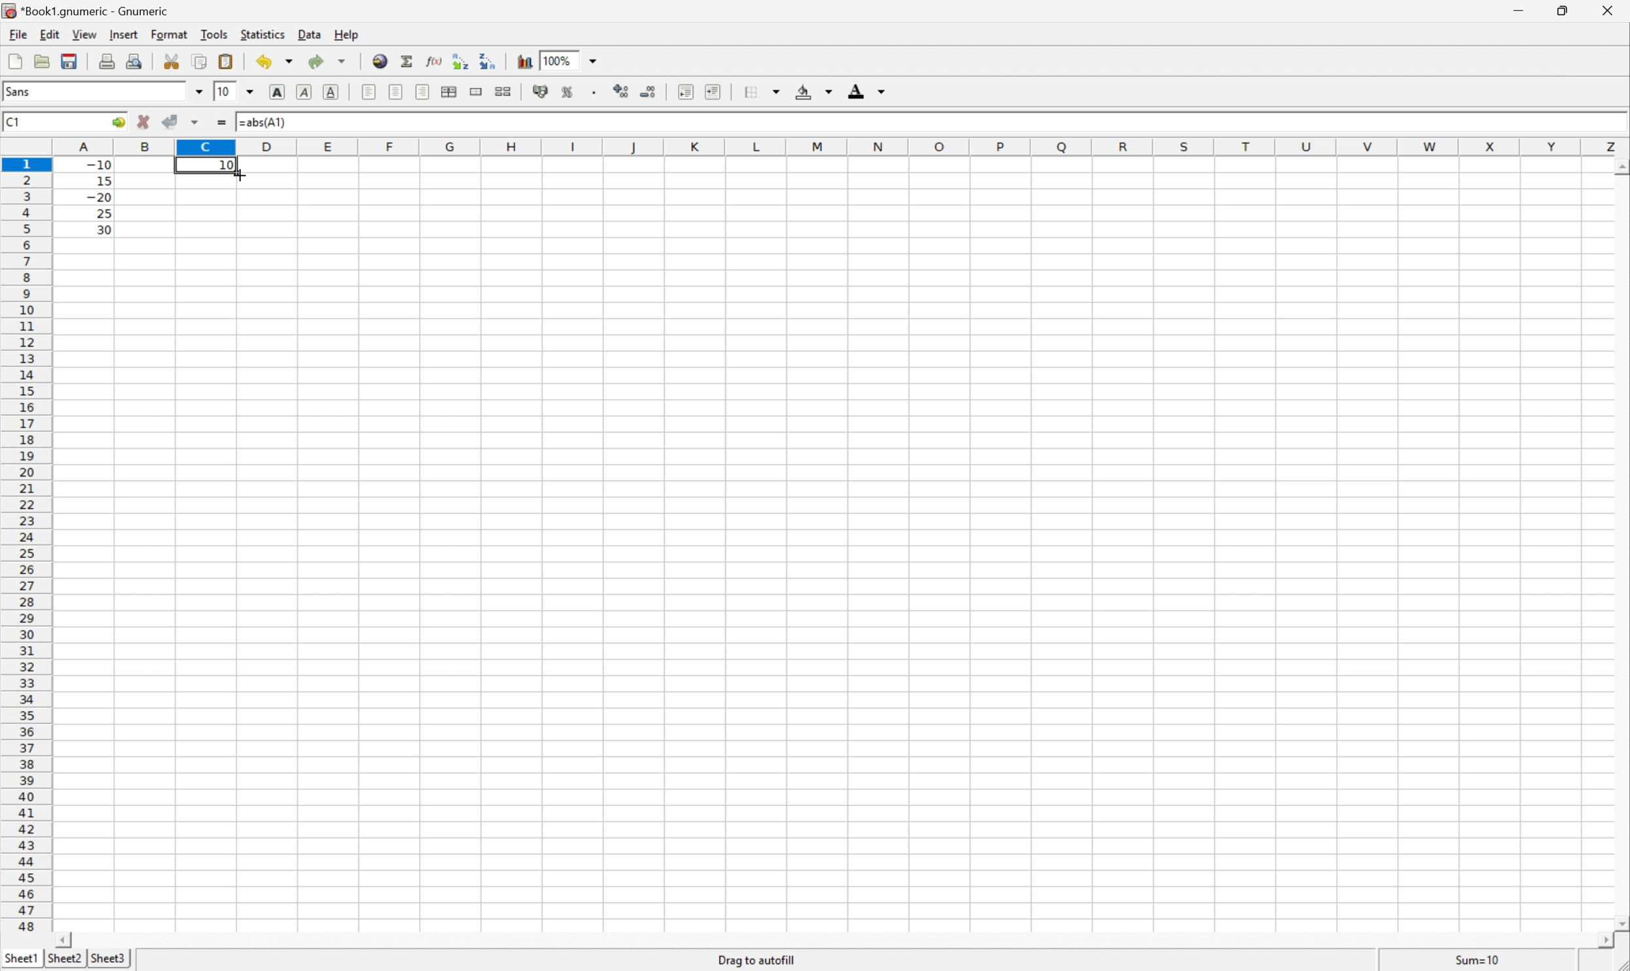  What do you see at coordinates (540, 92) in the screenshot?
I see `Format the selection as accounting` at bounding box center [540, 92].